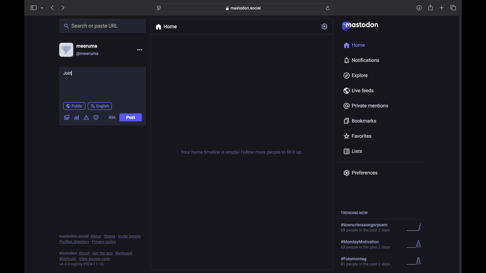 The image size is (486, 273). Describe the element at coordinates (431, 8) in the screenshot. I see `share` at that location.